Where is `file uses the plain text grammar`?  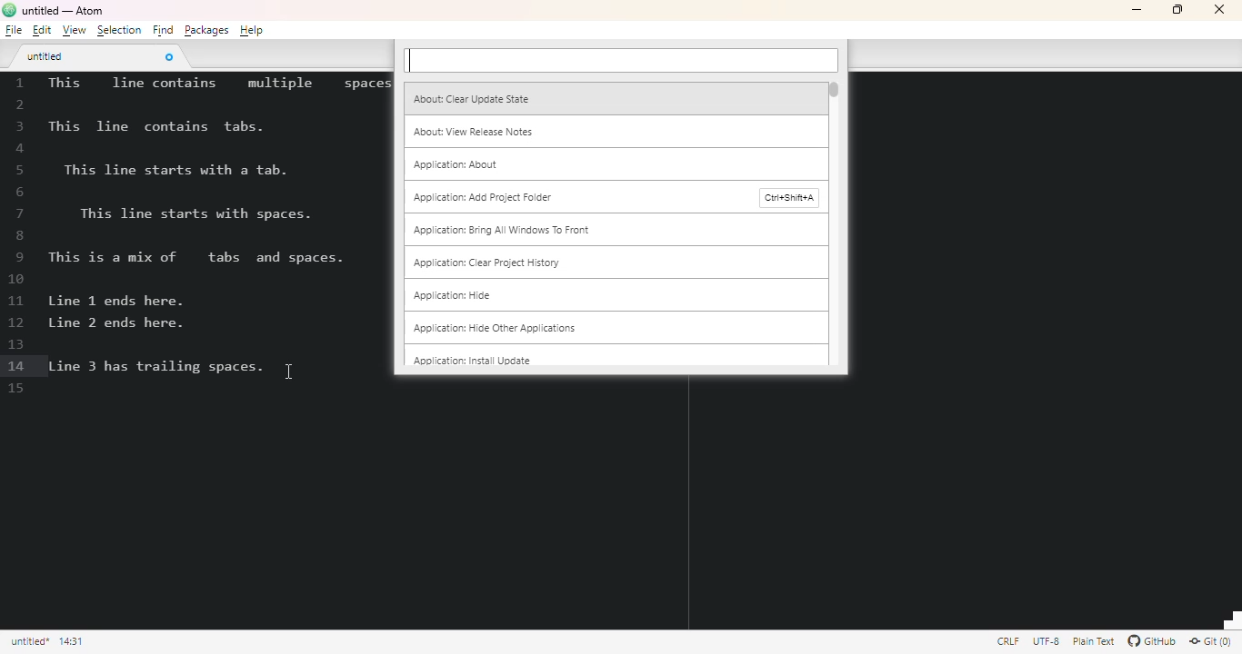
file uses the plain text grammar is located at coordinates (1096, 641).